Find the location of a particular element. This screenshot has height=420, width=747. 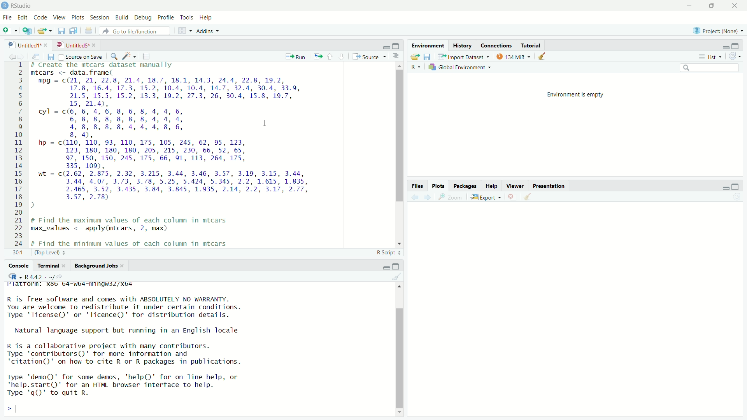

Help is located at coordinates (489, 185).